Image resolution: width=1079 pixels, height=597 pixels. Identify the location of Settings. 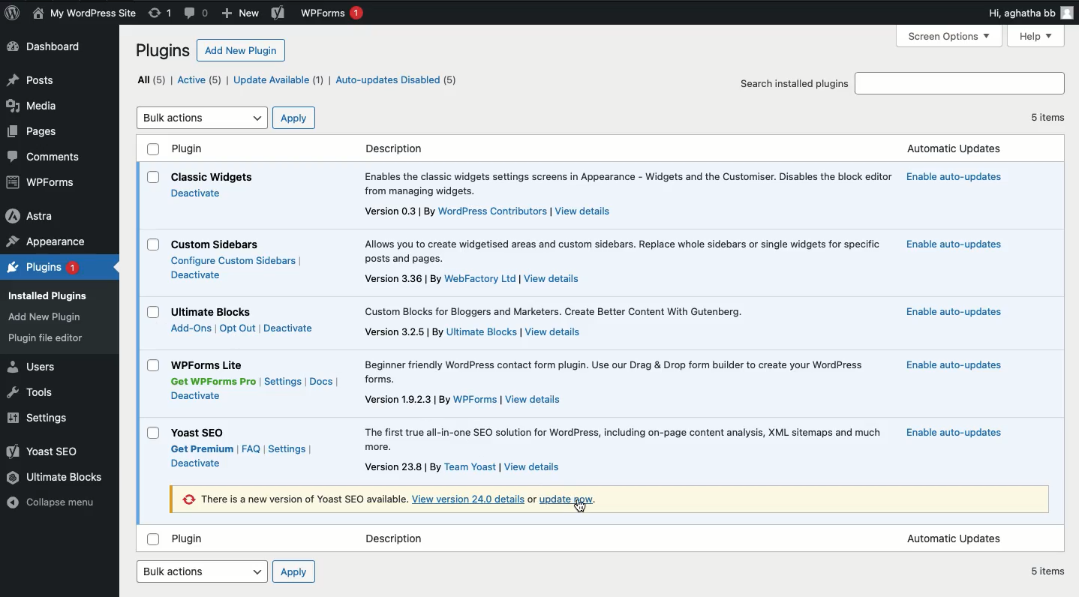
(284, 381).